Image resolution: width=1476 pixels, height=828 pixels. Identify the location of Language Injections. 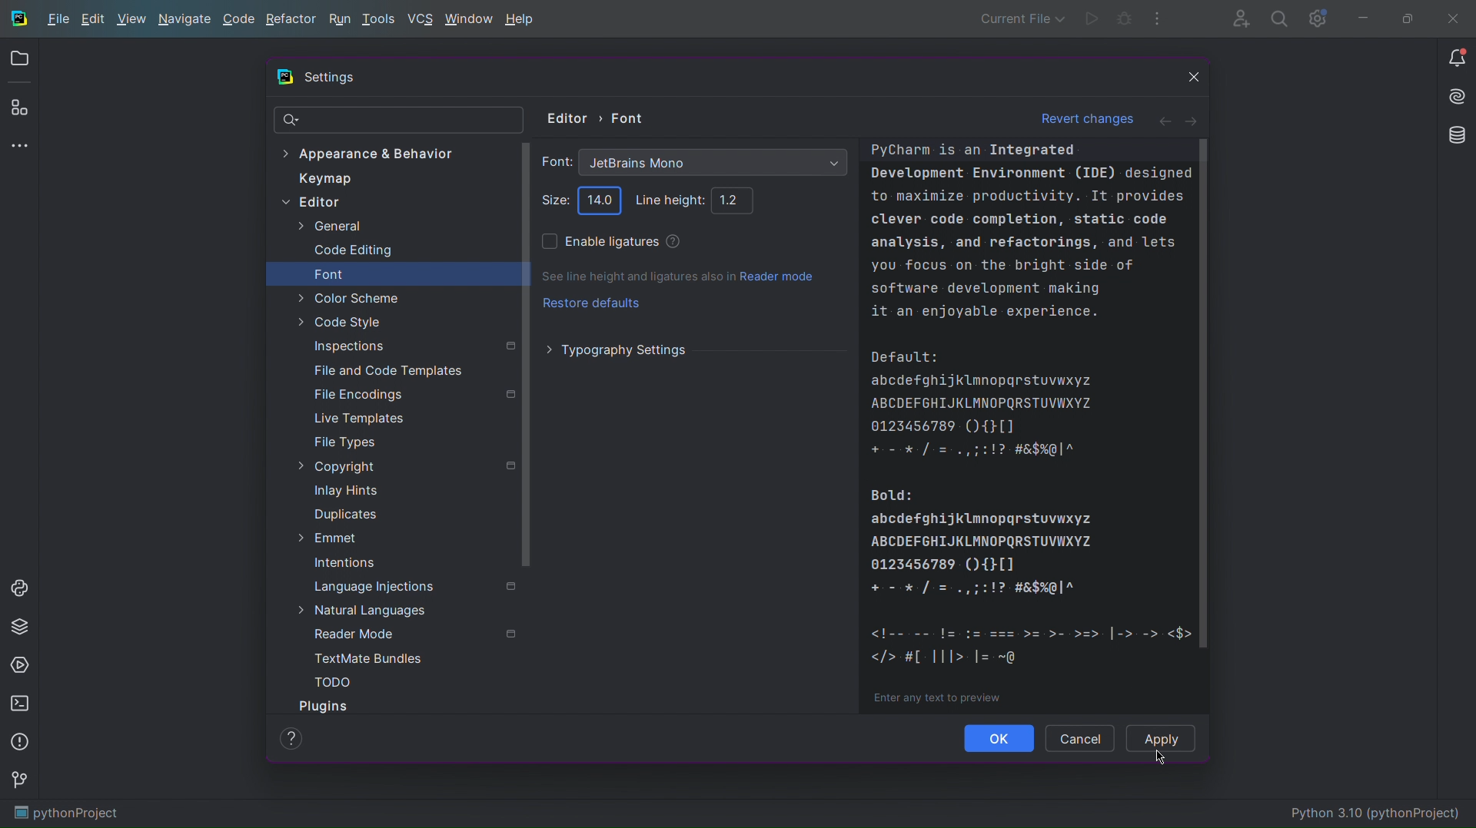
(417, 587).